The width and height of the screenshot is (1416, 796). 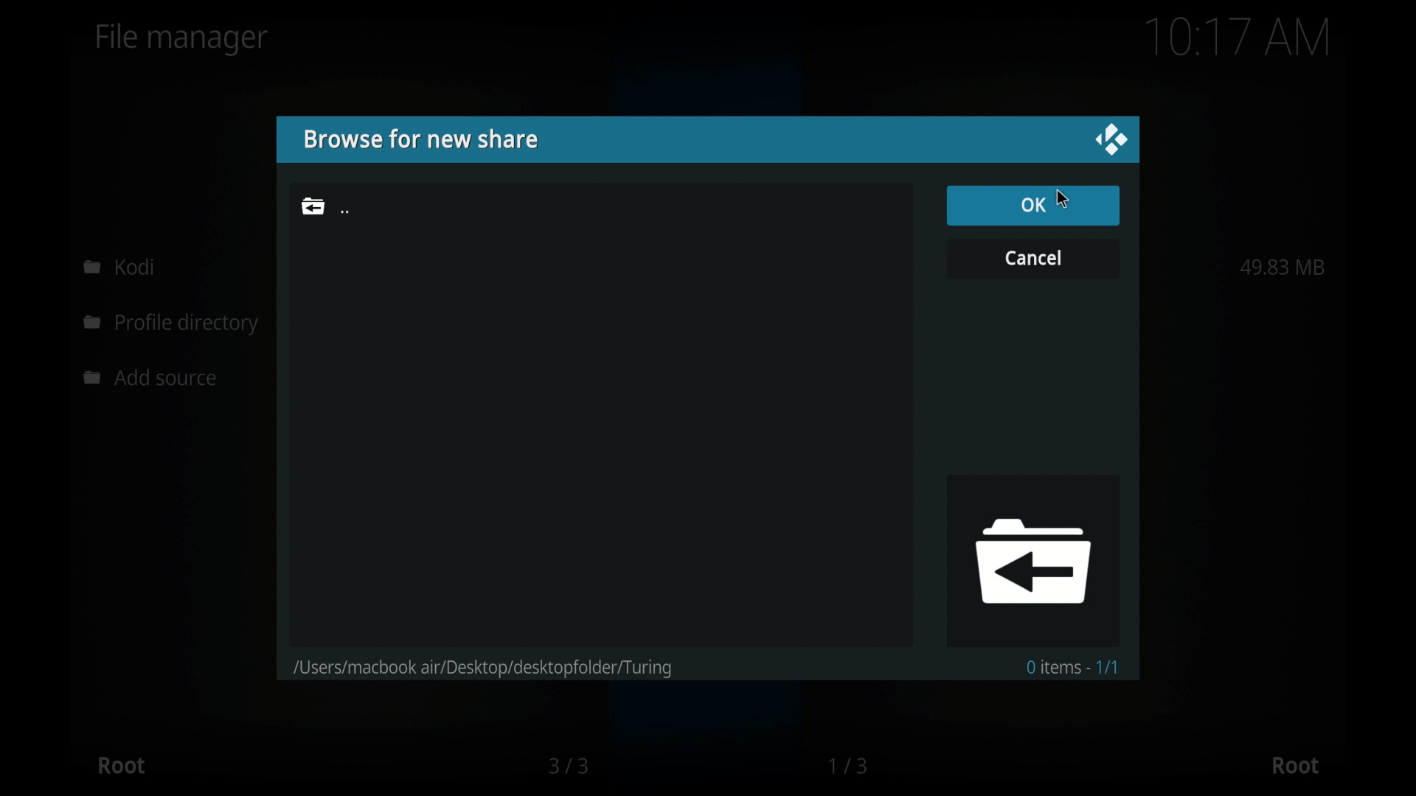 What do you see at coordinates (502, 663) in the screenshot?
I see `/Users/macbook air/Desktop/desktopfolder/Turing` at bounding box center [502, 663].